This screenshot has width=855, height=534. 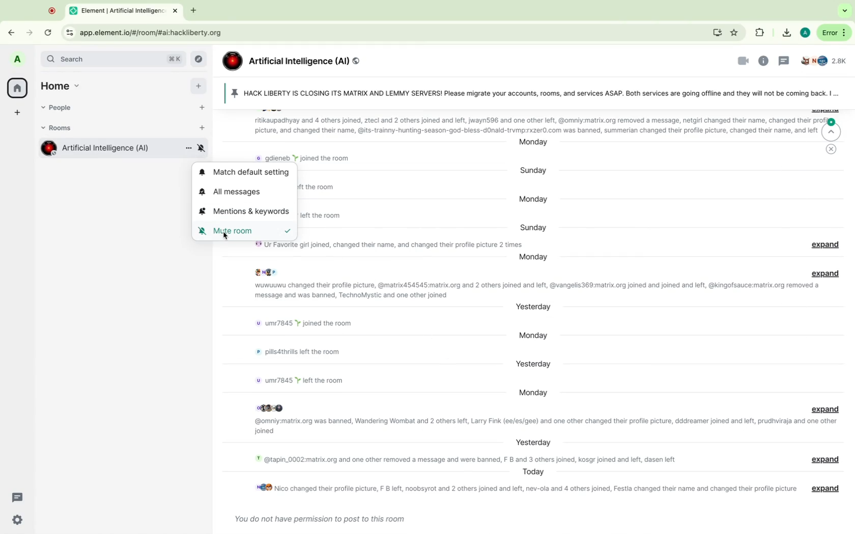 What do you see at coordinates (68, 32) in the screenshot?
I see `view site info` at bounding box center [68, 32].